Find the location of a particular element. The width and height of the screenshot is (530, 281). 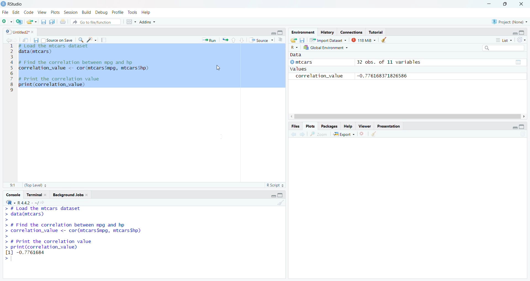

Help is located at coordinates (348, 125).